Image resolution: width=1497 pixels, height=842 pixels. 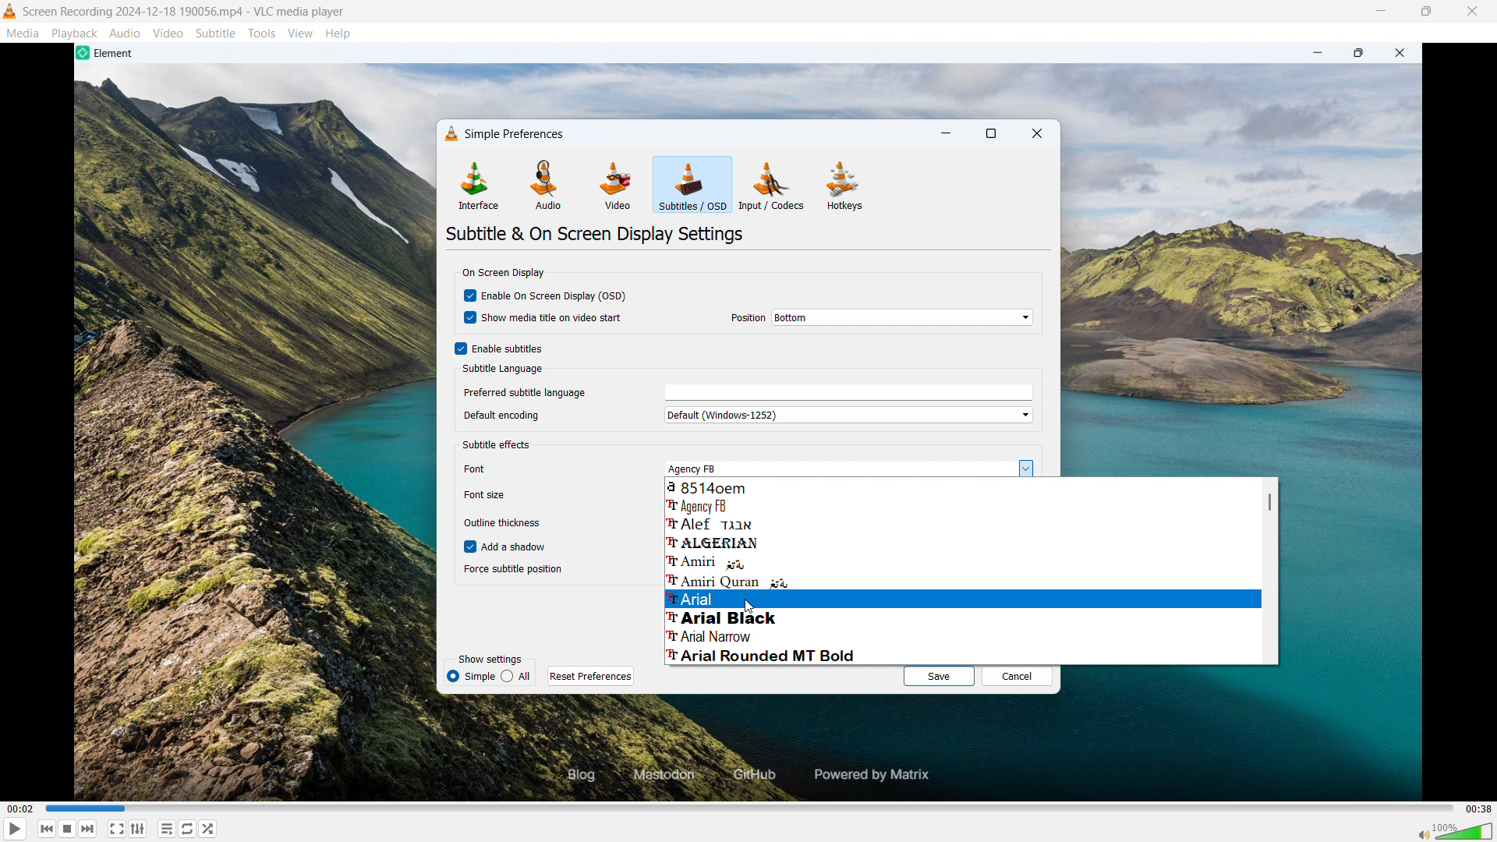 What do you see at coordinates (961, 542) in the screenshot?
I see `algerian` at bounding box center [961, 542].